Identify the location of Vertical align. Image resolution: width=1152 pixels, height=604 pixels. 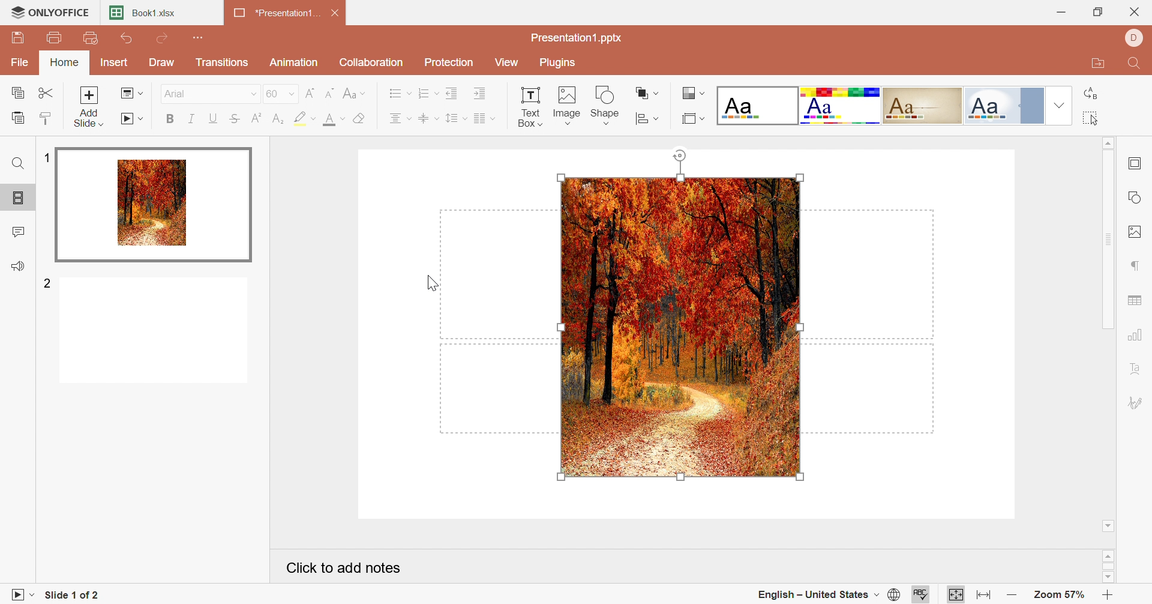
(428, 116).